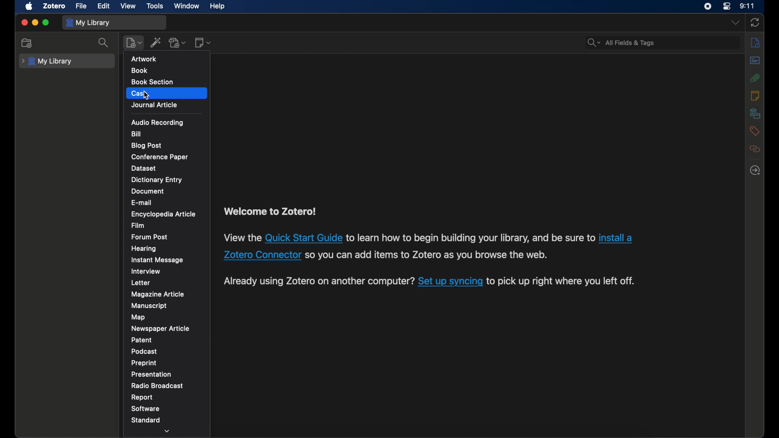 The width and height of the screenshot is (779, 438). Describe the element at coordinates (620, 43) in the screenshot. I see `search` at that location.